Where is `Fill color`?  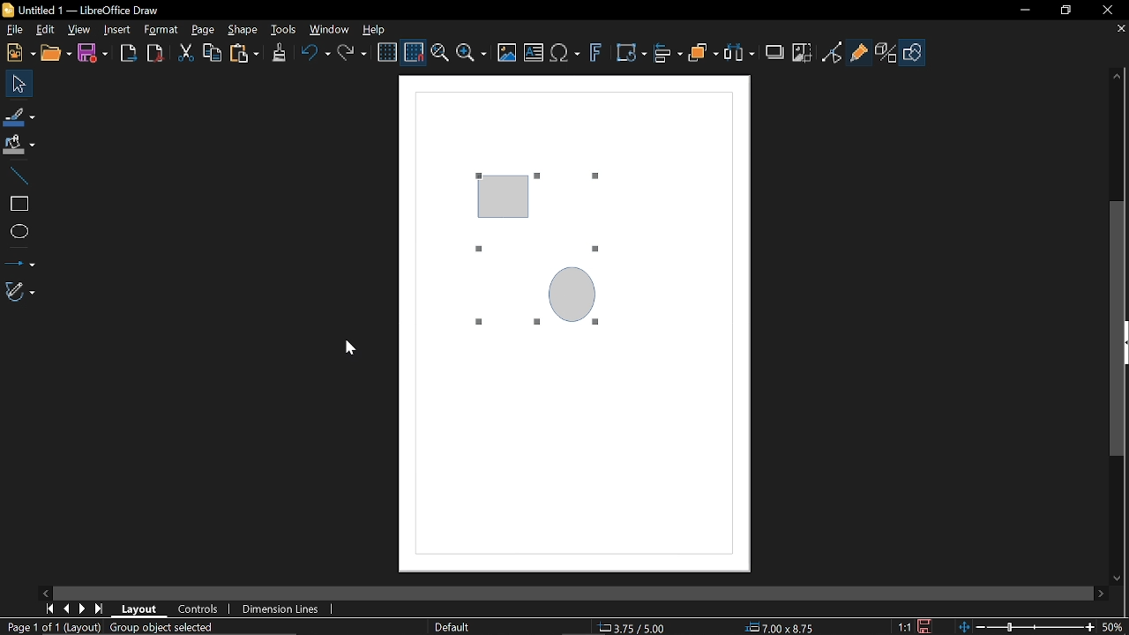 Fill color is located at coordinates (18, 143).